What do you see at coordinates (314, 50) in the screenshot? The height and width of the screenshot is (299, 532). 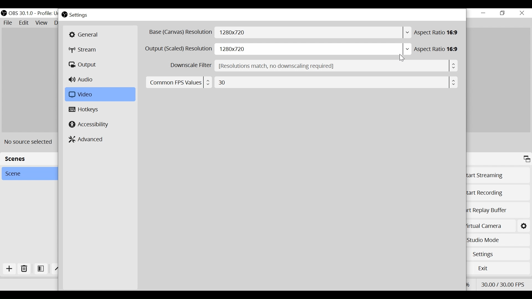 I see `1280*720` at bounding box center [314, 50].